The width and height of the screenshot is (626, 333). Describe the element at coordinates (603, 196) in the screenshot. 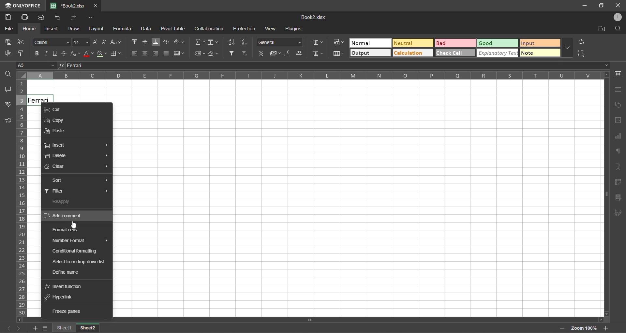

I see `Horizontal Scrollbar` at that location.